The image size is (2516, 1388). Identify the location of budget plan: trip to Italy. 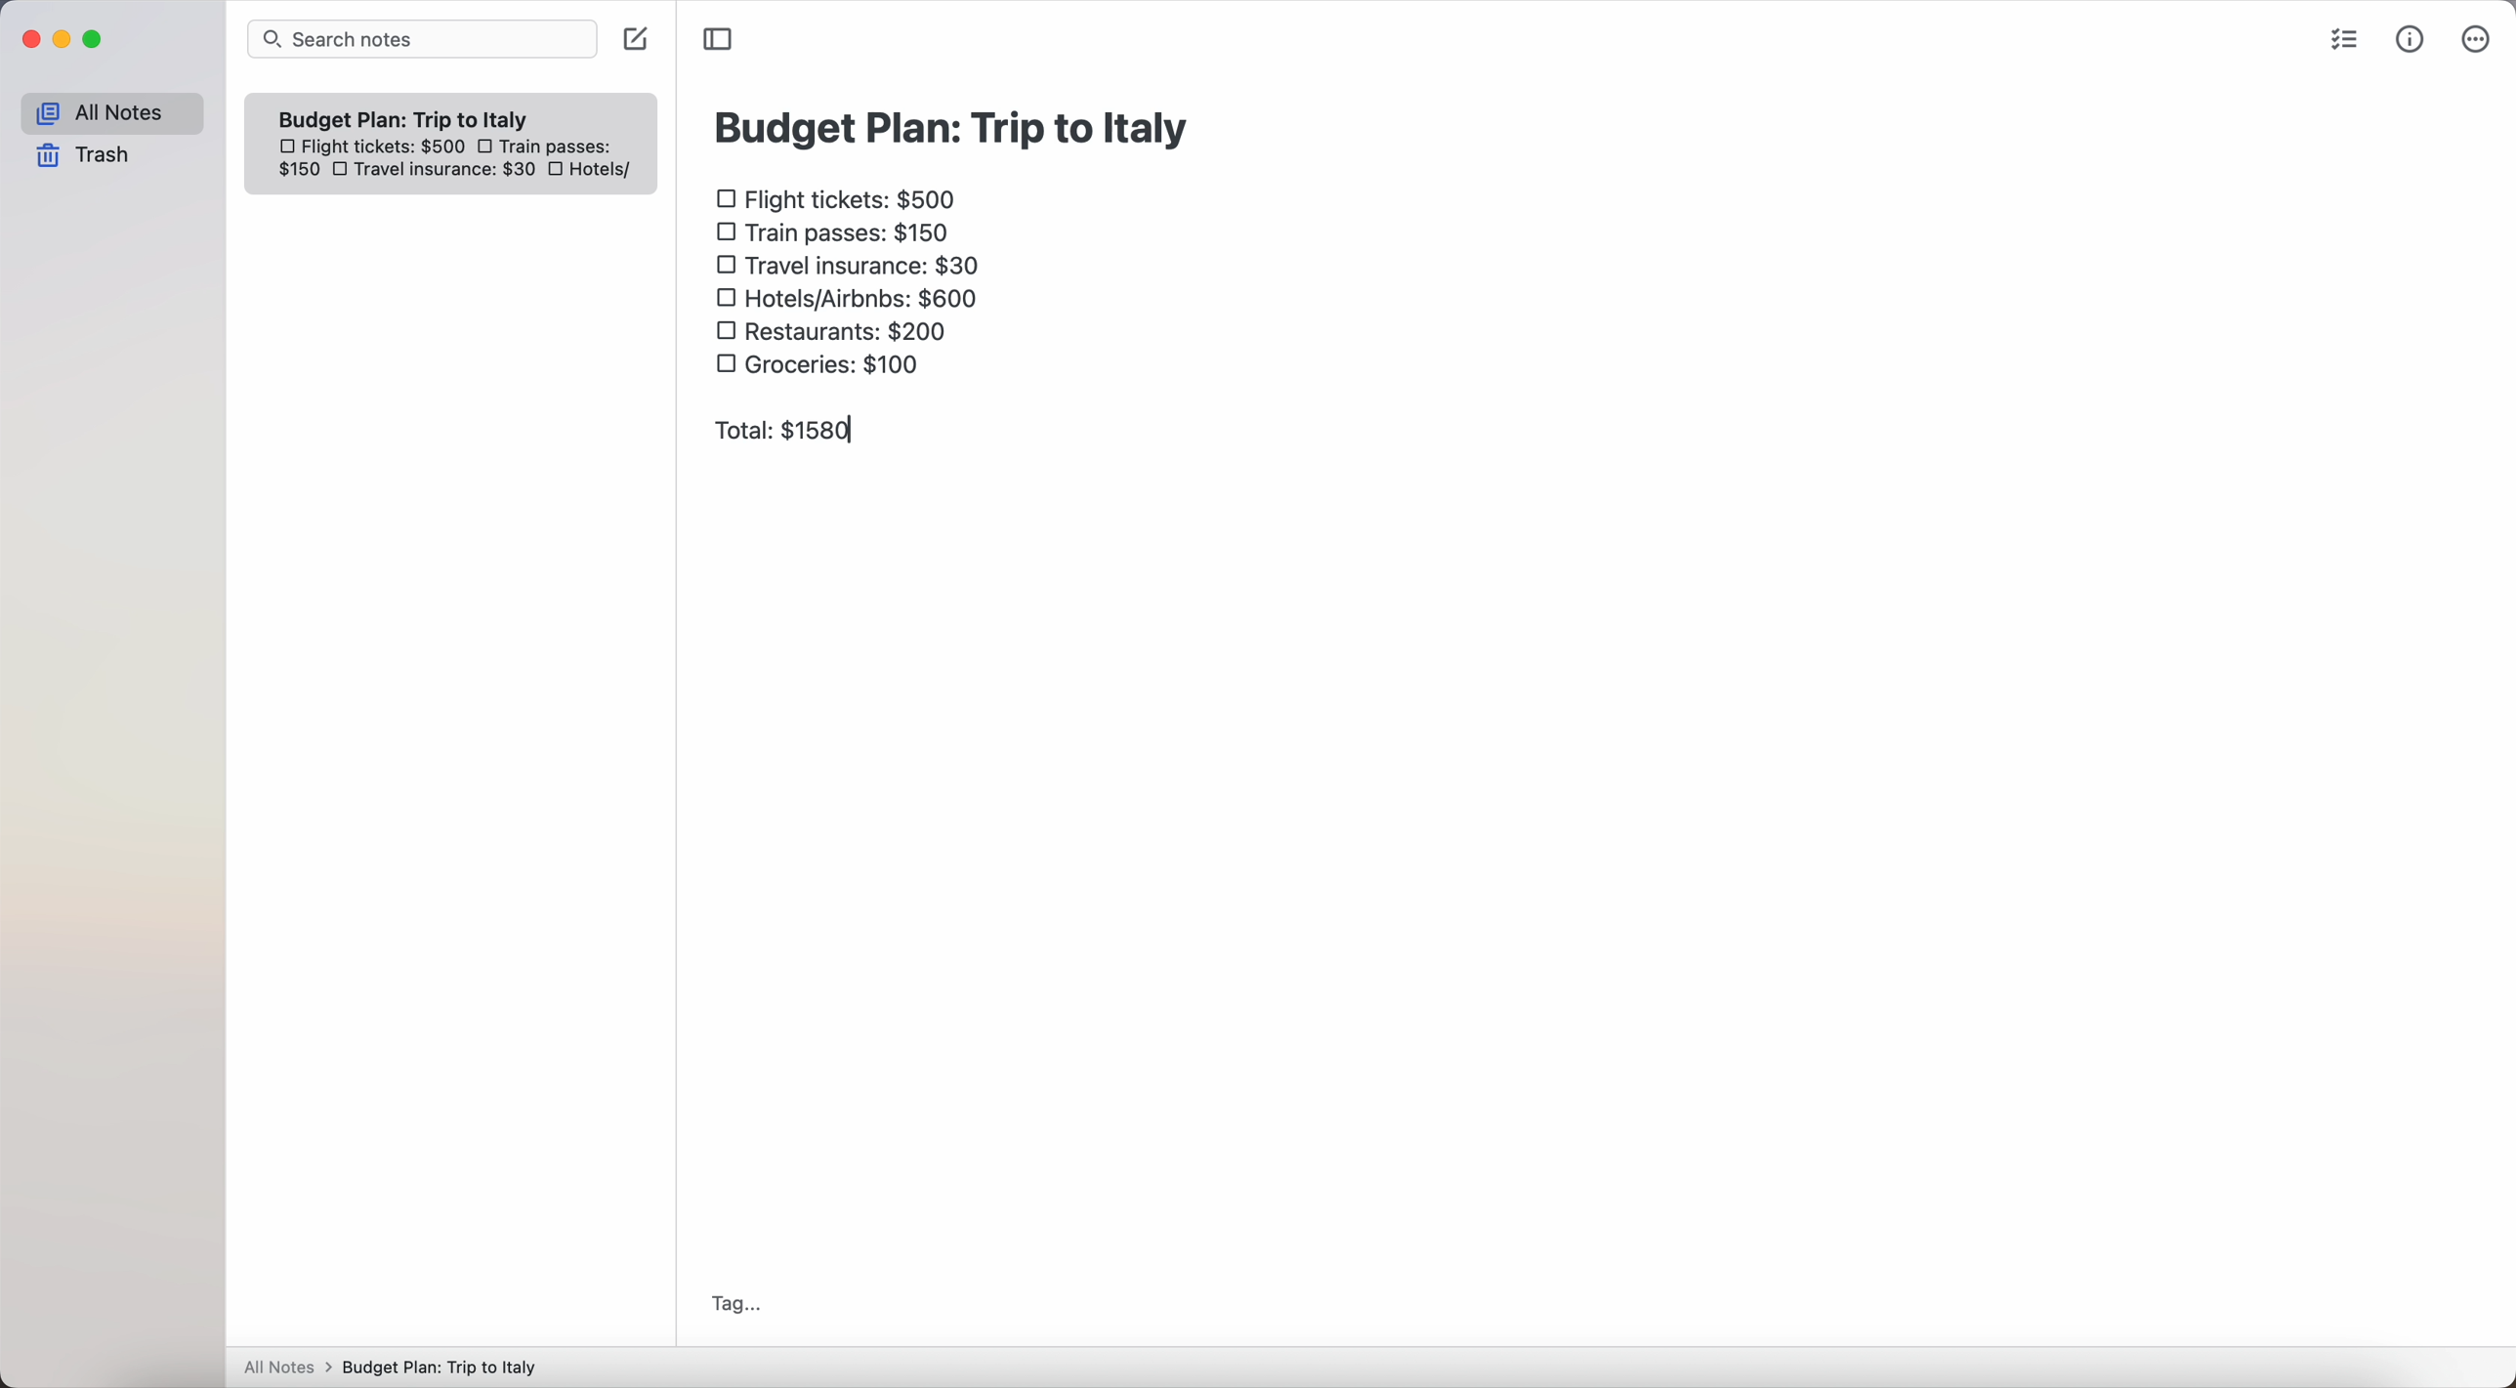
(956, 125).